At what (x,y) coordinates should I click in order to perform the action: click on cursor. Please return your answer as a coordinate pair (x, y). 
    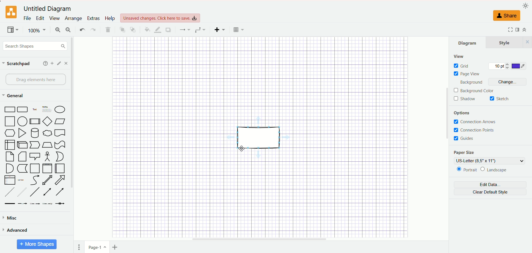
    Looking at the image, I should click on (241, 149).